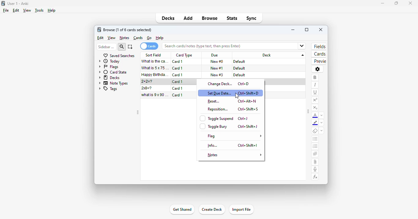 The width and height of the screenshot is (418, 219). I want to click on select formatting to remove, so click(322, 131).